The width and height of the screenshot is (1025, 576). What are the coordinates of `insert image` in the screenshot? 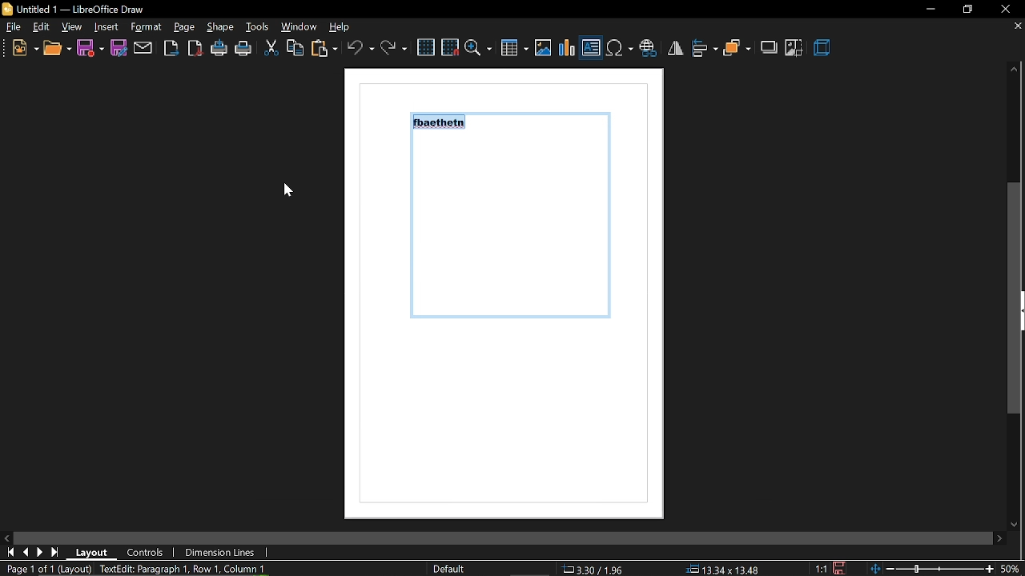 It's located at (544, 47).